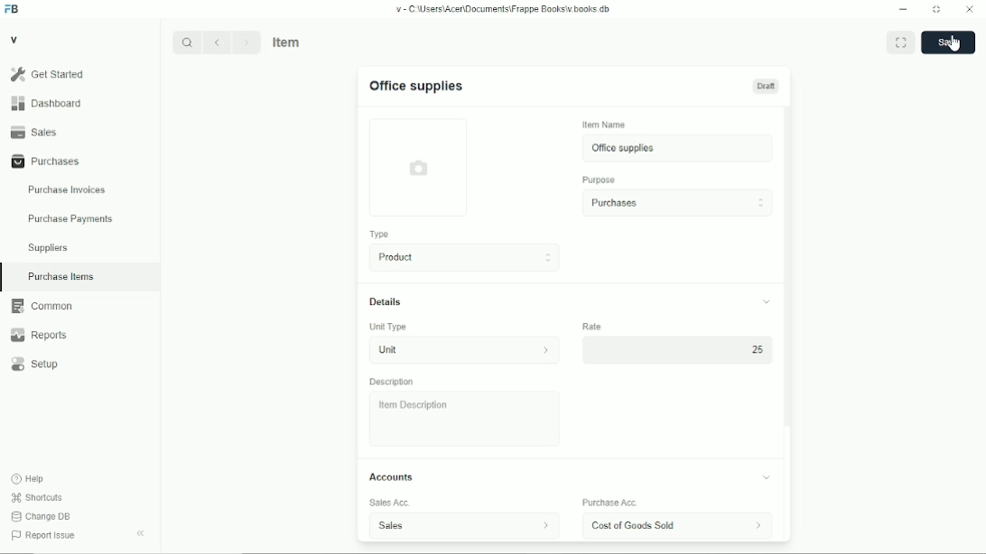  What do you see at coordinates (949, 42) in the screenshot?
I see `save` at bounding box center [949, 42].